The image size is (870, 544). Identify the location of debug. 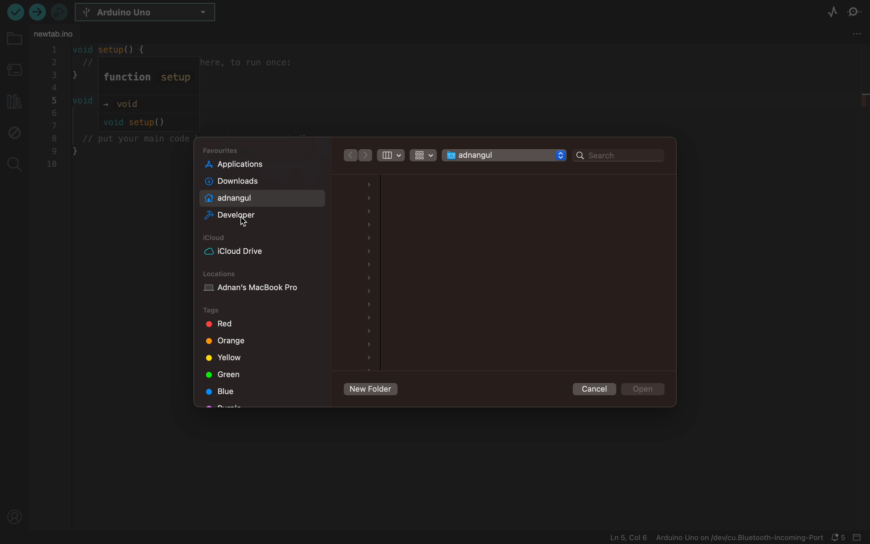
(13, 132).